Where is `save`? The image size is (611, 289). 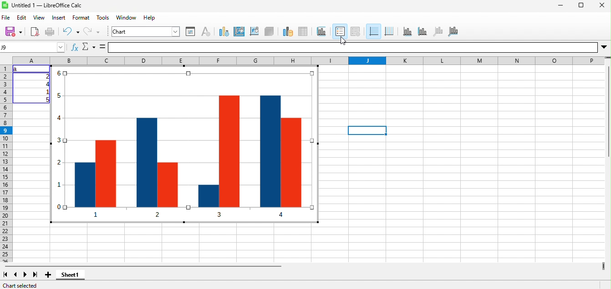
save is located at coordinates (13, 32).